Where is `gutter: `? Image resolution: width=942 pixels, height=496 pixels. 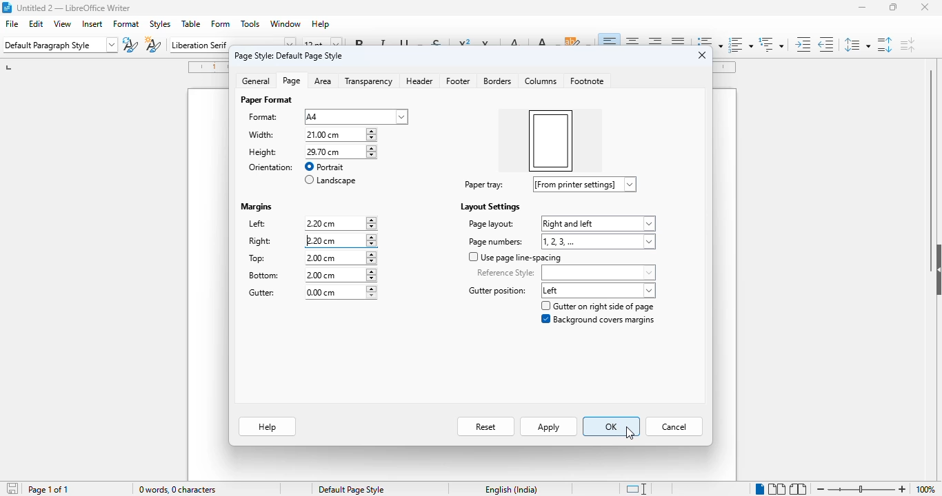 gutter:  is located at coordinates (263, 293).